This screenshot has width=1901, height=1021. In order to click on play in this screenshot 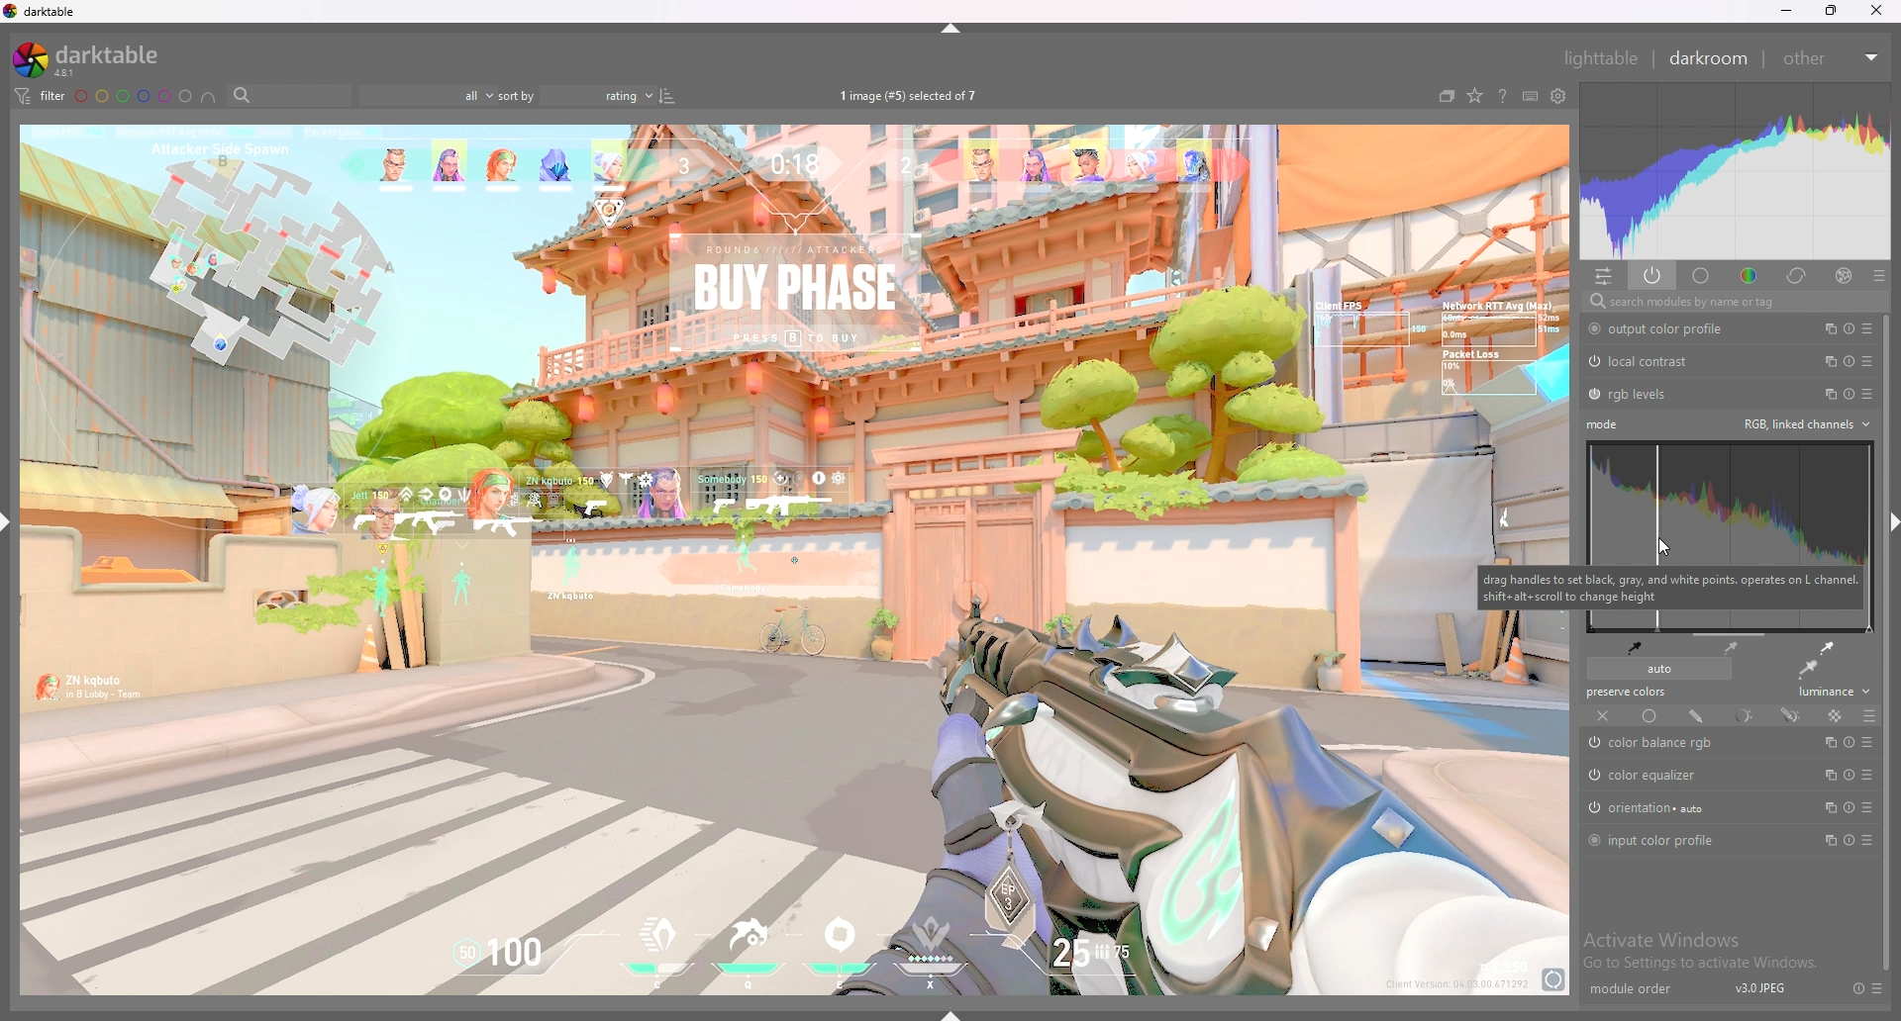, I will do `click(1850, 775)`.